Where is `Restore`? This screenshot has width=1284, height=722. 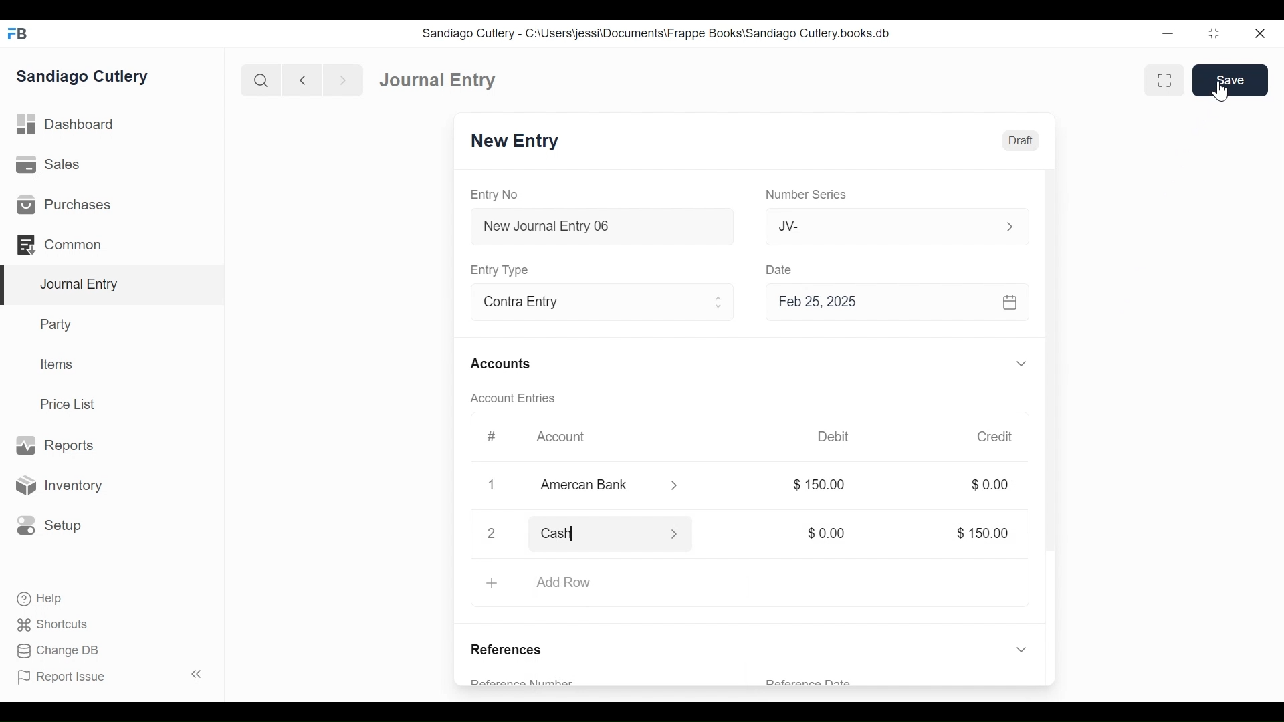
Restore is located at coordinates (1216, 33).